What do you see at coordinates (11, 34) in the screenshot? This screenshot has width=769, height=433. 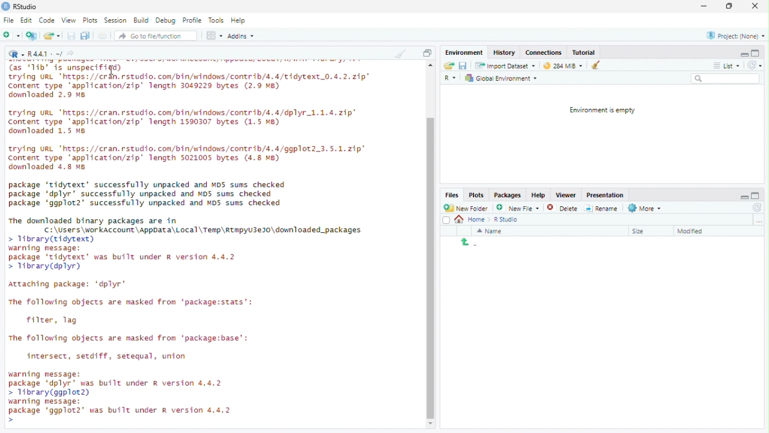 I see `Add new file` at bounding box center [11, 34].